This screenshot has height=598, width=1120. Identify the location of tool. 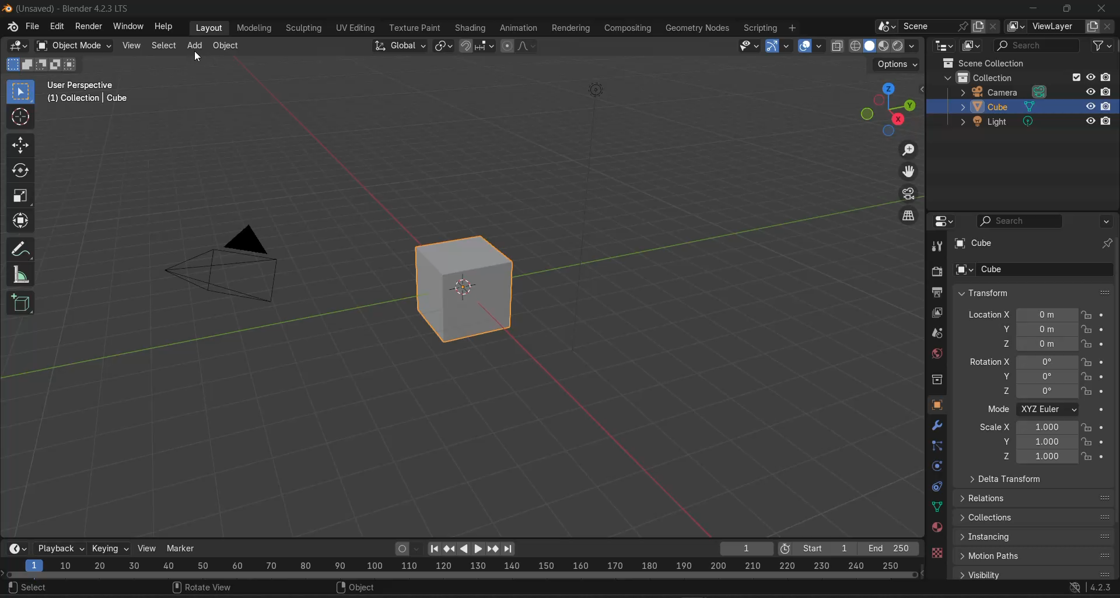
(937, 245).